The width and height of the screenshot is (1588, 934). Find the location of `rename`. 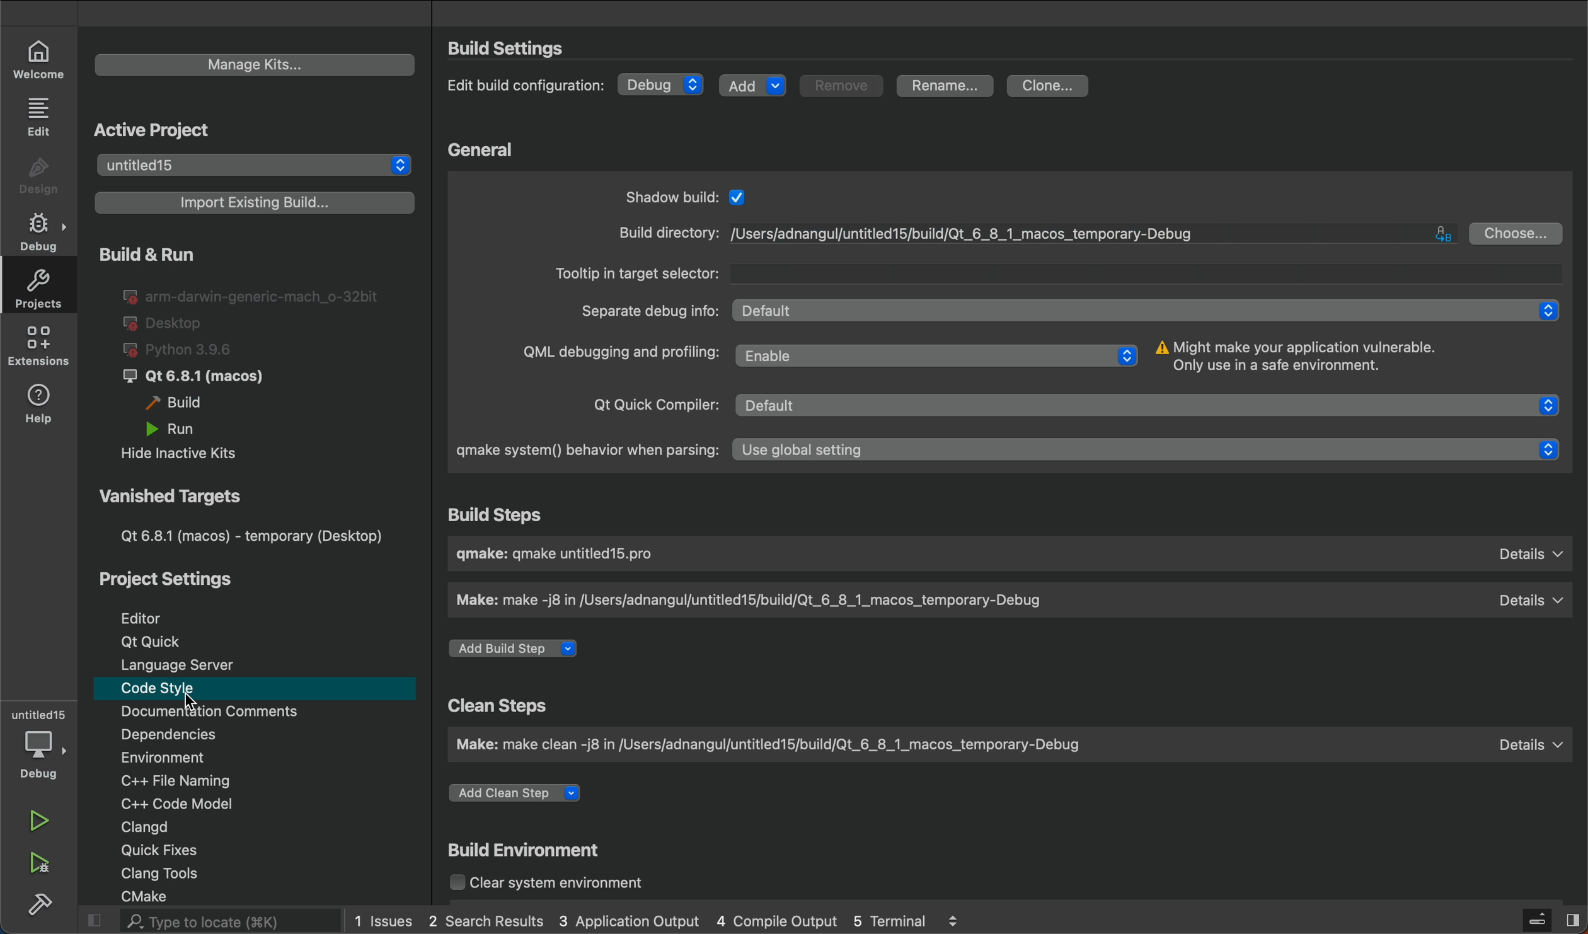

rename is located at coordinates (946, 86).